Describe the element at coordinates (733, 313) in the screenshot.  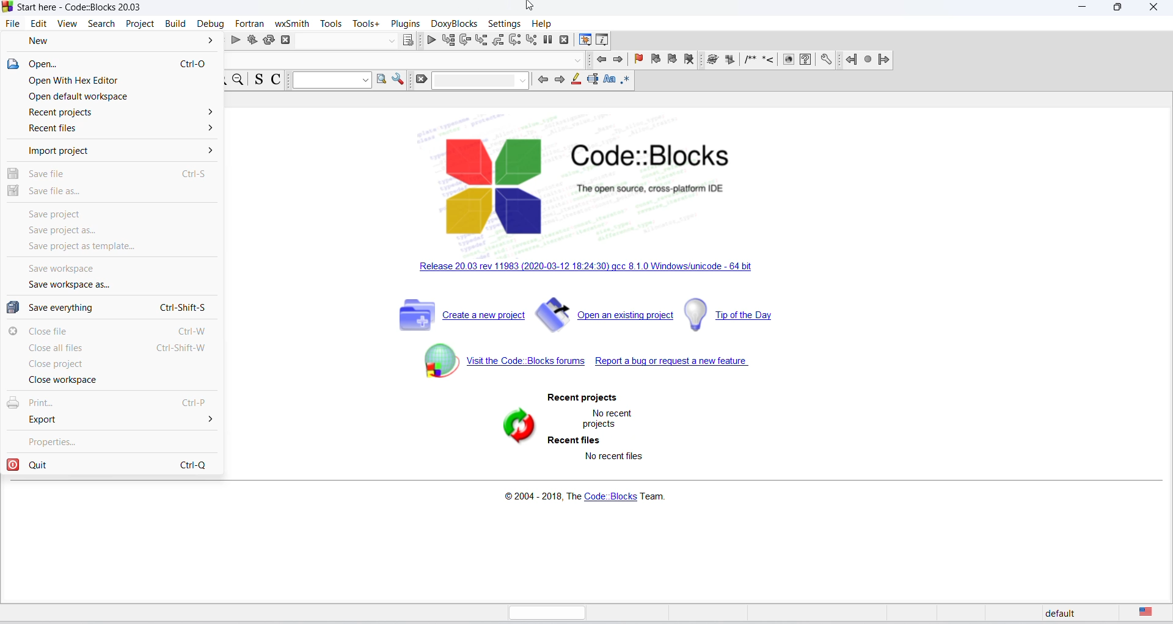
I see `tip of the day` at that location.